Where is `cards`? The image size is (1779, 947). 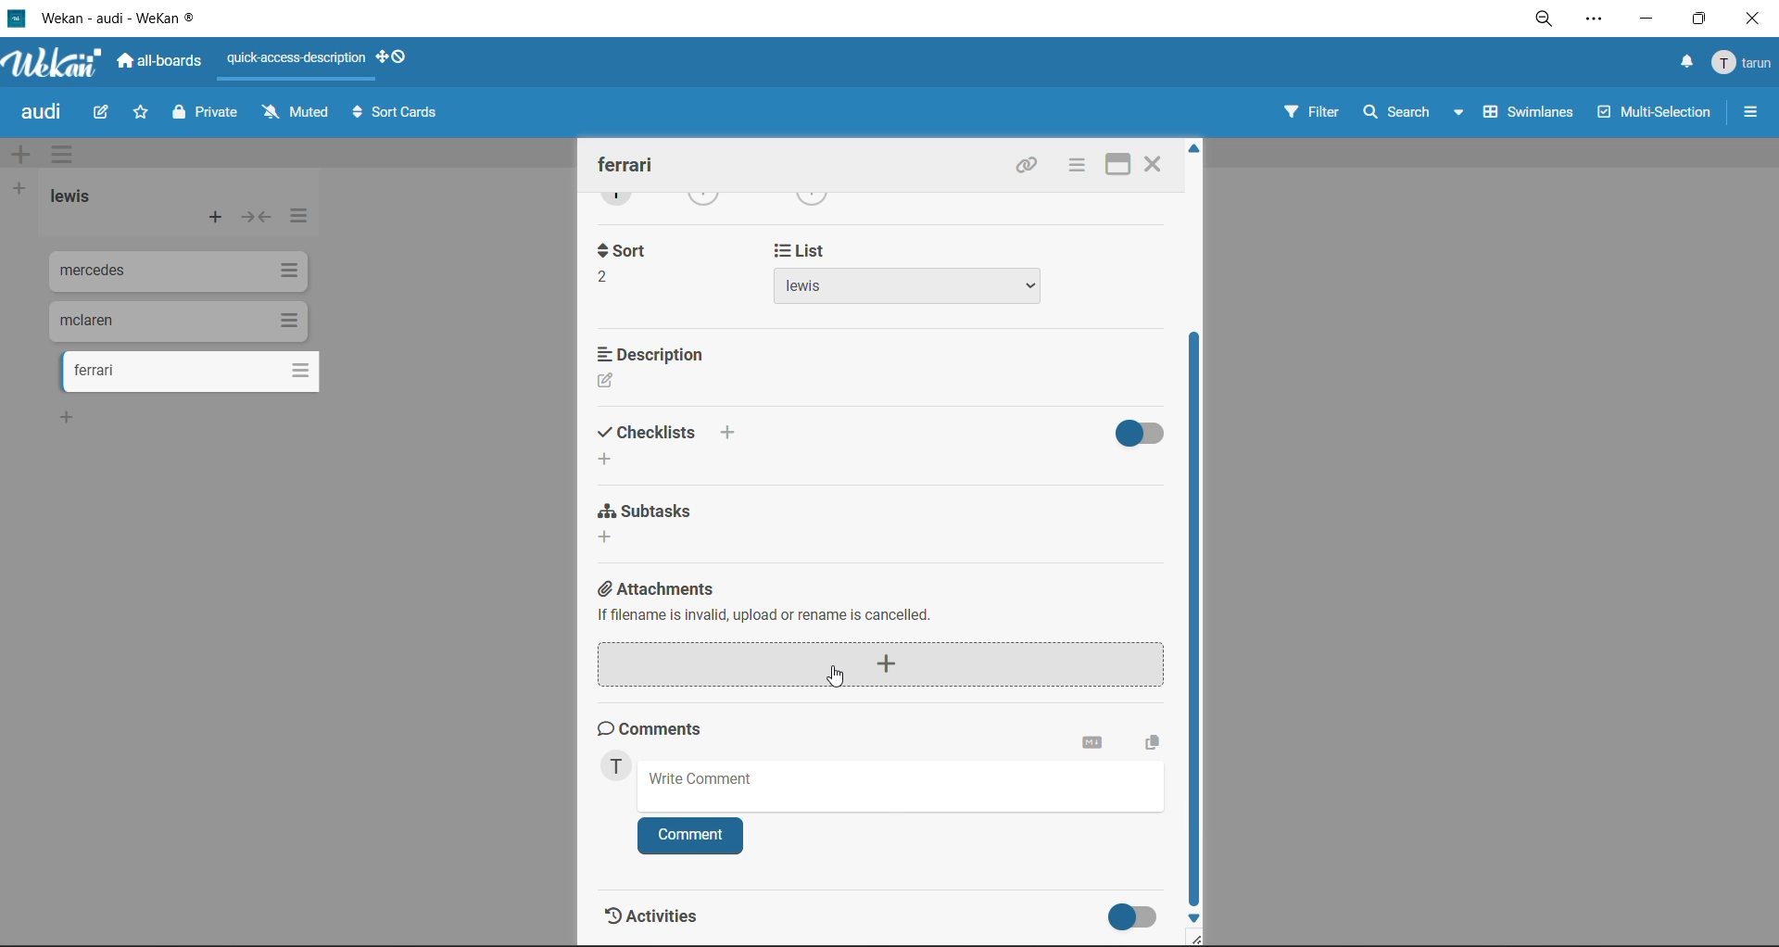 cards is located at coordinates (172, 320).